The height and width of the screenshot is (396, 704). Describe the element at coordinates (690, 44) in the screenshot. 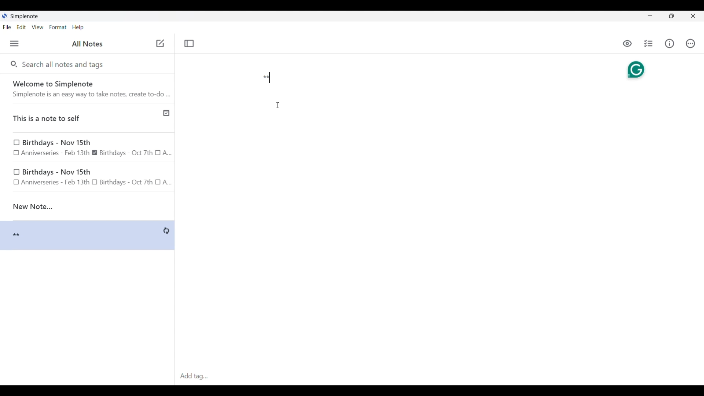

I see `Actions` at that location.